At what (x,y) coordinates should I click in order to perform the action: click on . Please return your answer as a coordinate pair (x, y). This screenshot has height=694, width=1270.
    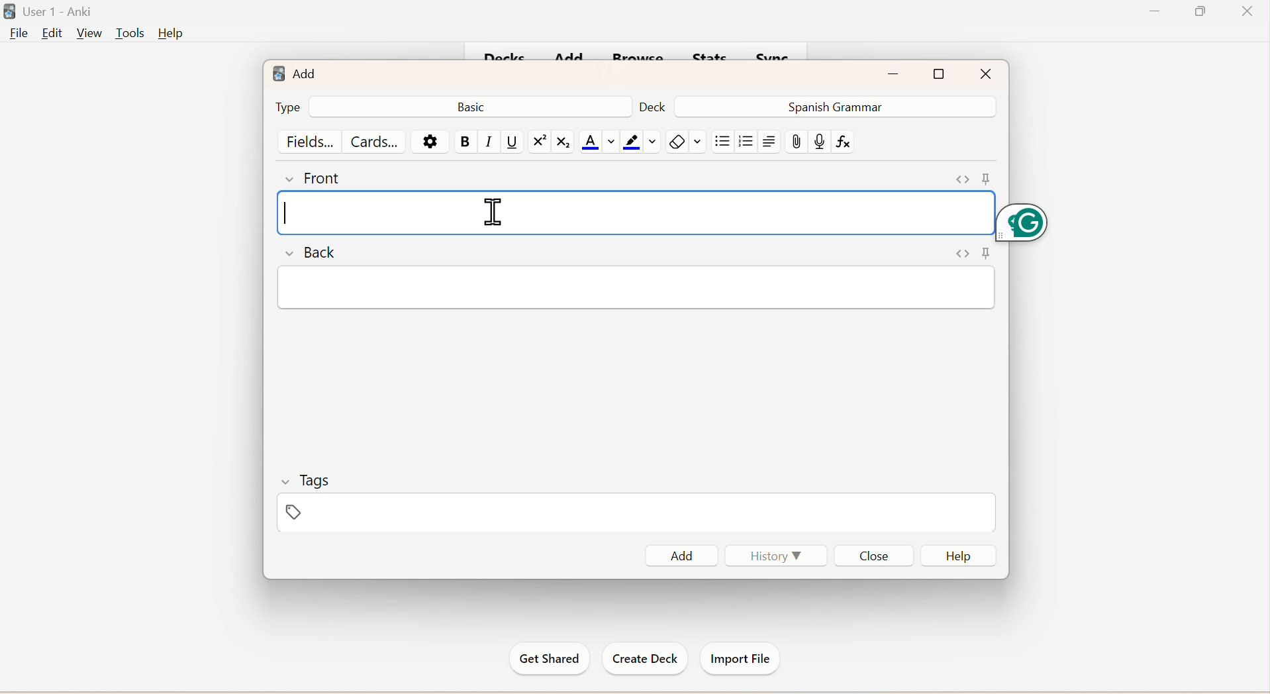
    Looking at the image, I should click on (1037, 219).